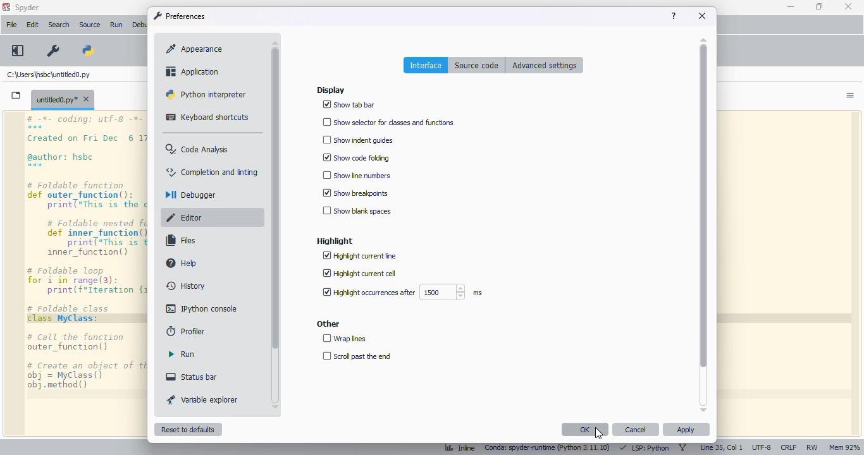 This screenshot has height=455, width=864. I want to click on files, so click(183, 240).